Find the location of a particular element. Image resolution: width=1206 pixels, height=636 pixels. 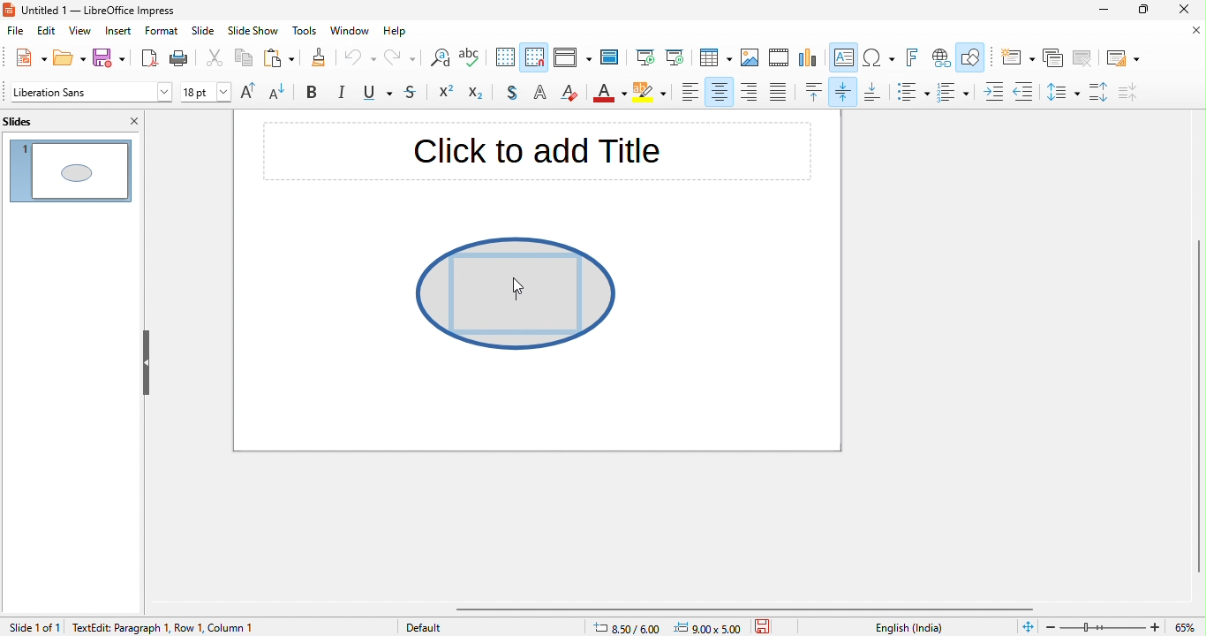

align top is located at coordinates (815, 92).